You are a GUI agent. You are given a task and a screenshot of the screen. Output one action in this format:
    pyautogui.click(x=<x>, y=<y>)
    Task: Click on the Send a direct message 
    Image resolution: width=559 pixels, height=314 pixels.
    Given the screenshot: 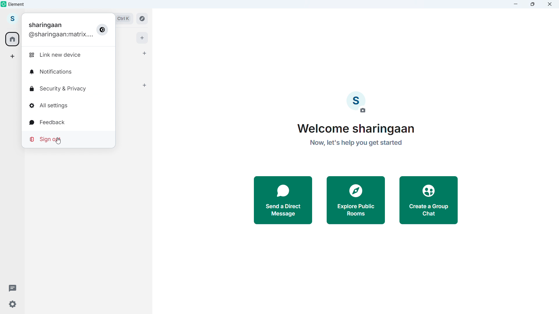 What is the action you would take?
    pyautogui.click(x=284, y=201)
    